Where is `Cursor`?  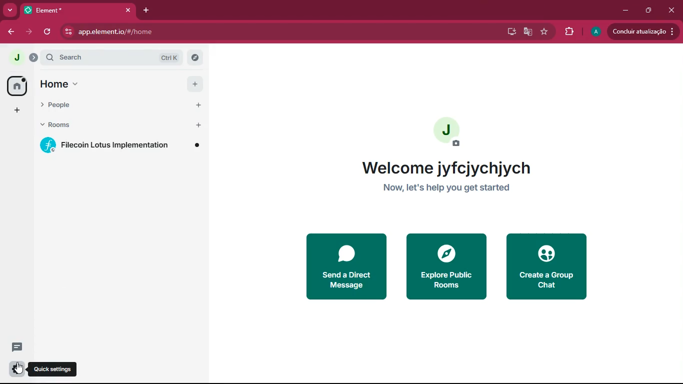
Cursor is located at coordinates (20, 369).